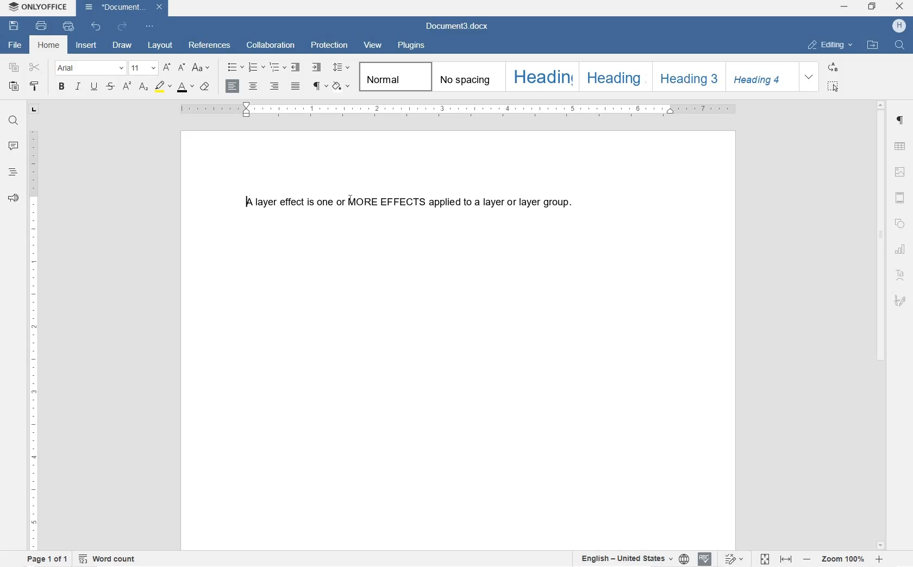 The width and height of the screenshot is (913, 567). I want to click on COLLABORATION, so click(271, 45).